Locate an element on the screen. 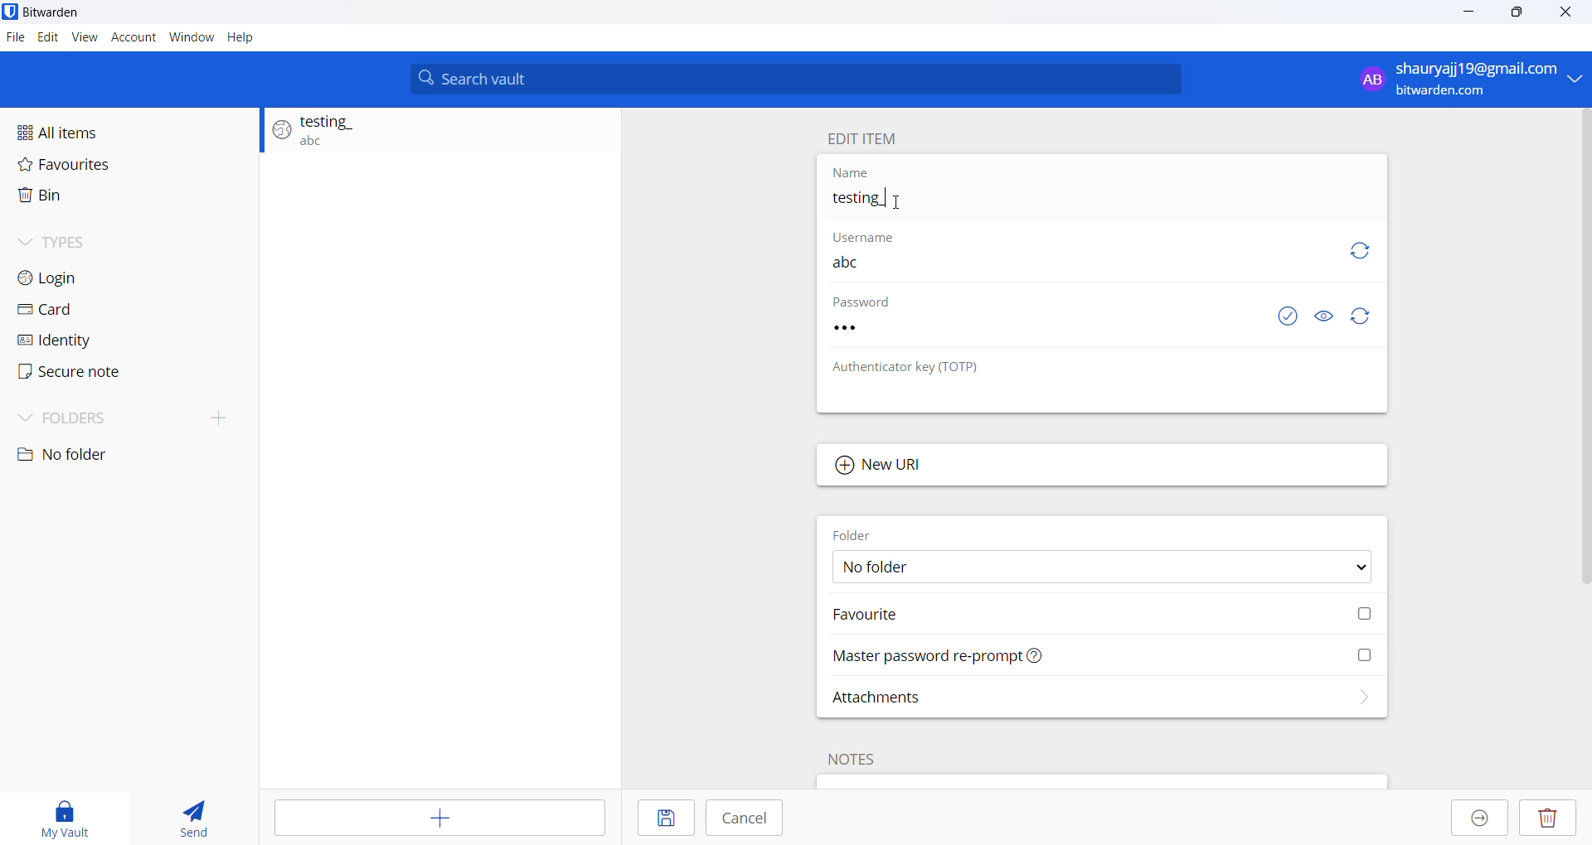 Image resolution: width=1592 pixels, height=845 pixels. Login is located at coordinates (118, 279).